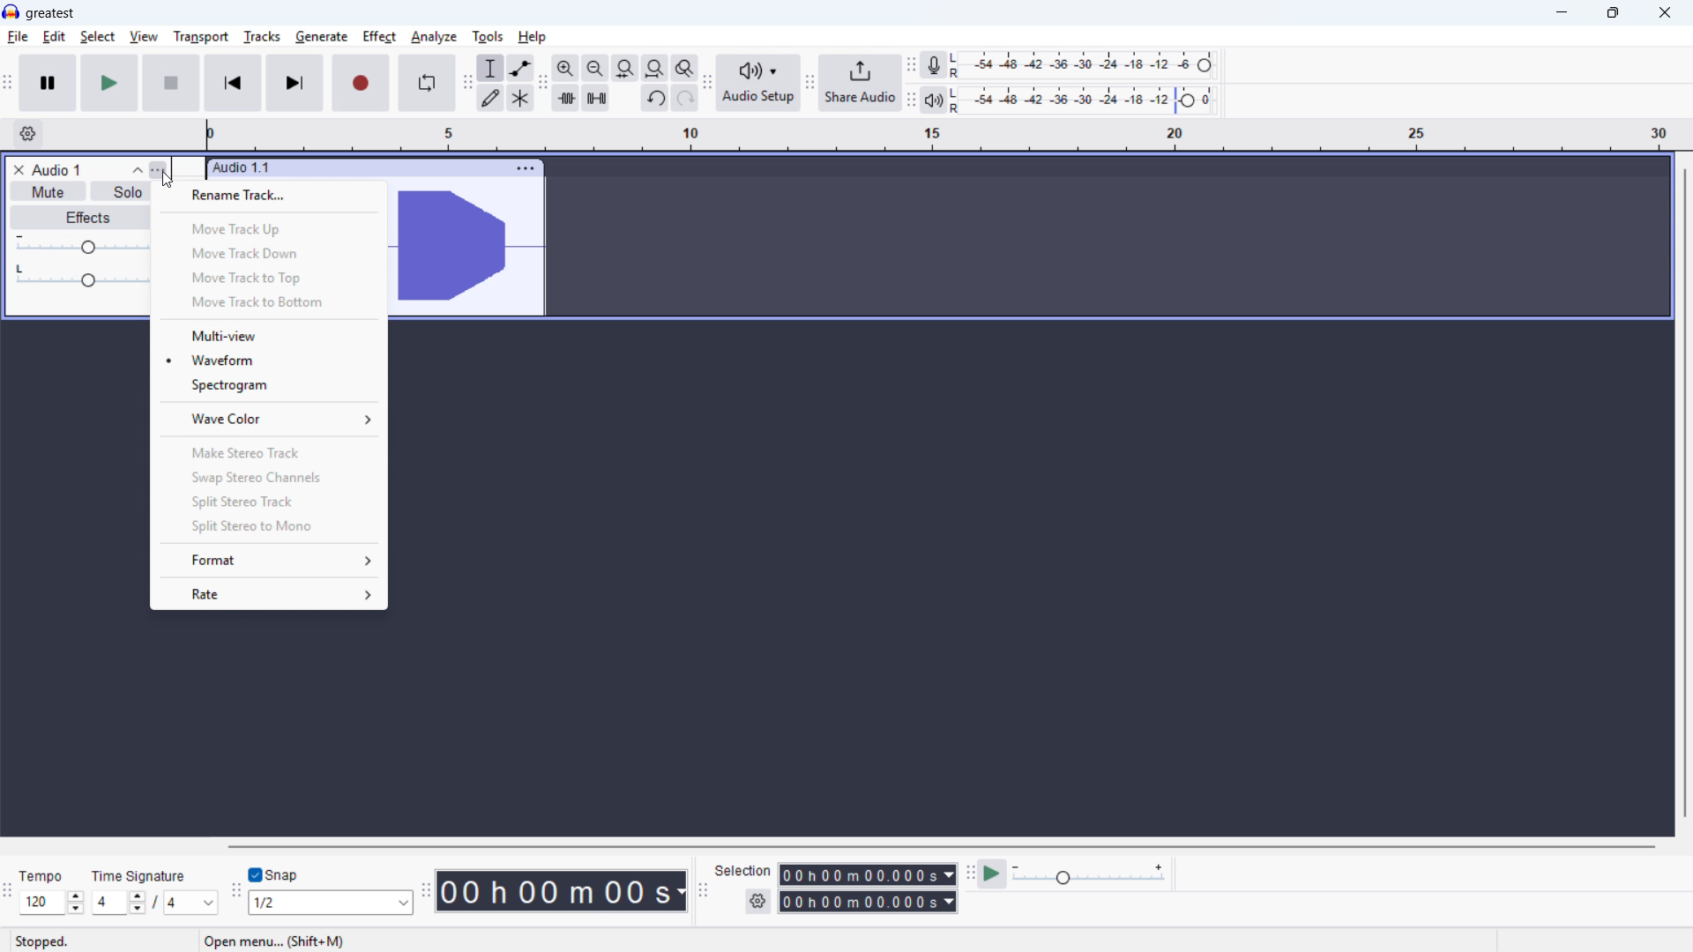 This screenshot has height=952, width=1693. I want to click on Toggle snap , so click(273, 874).